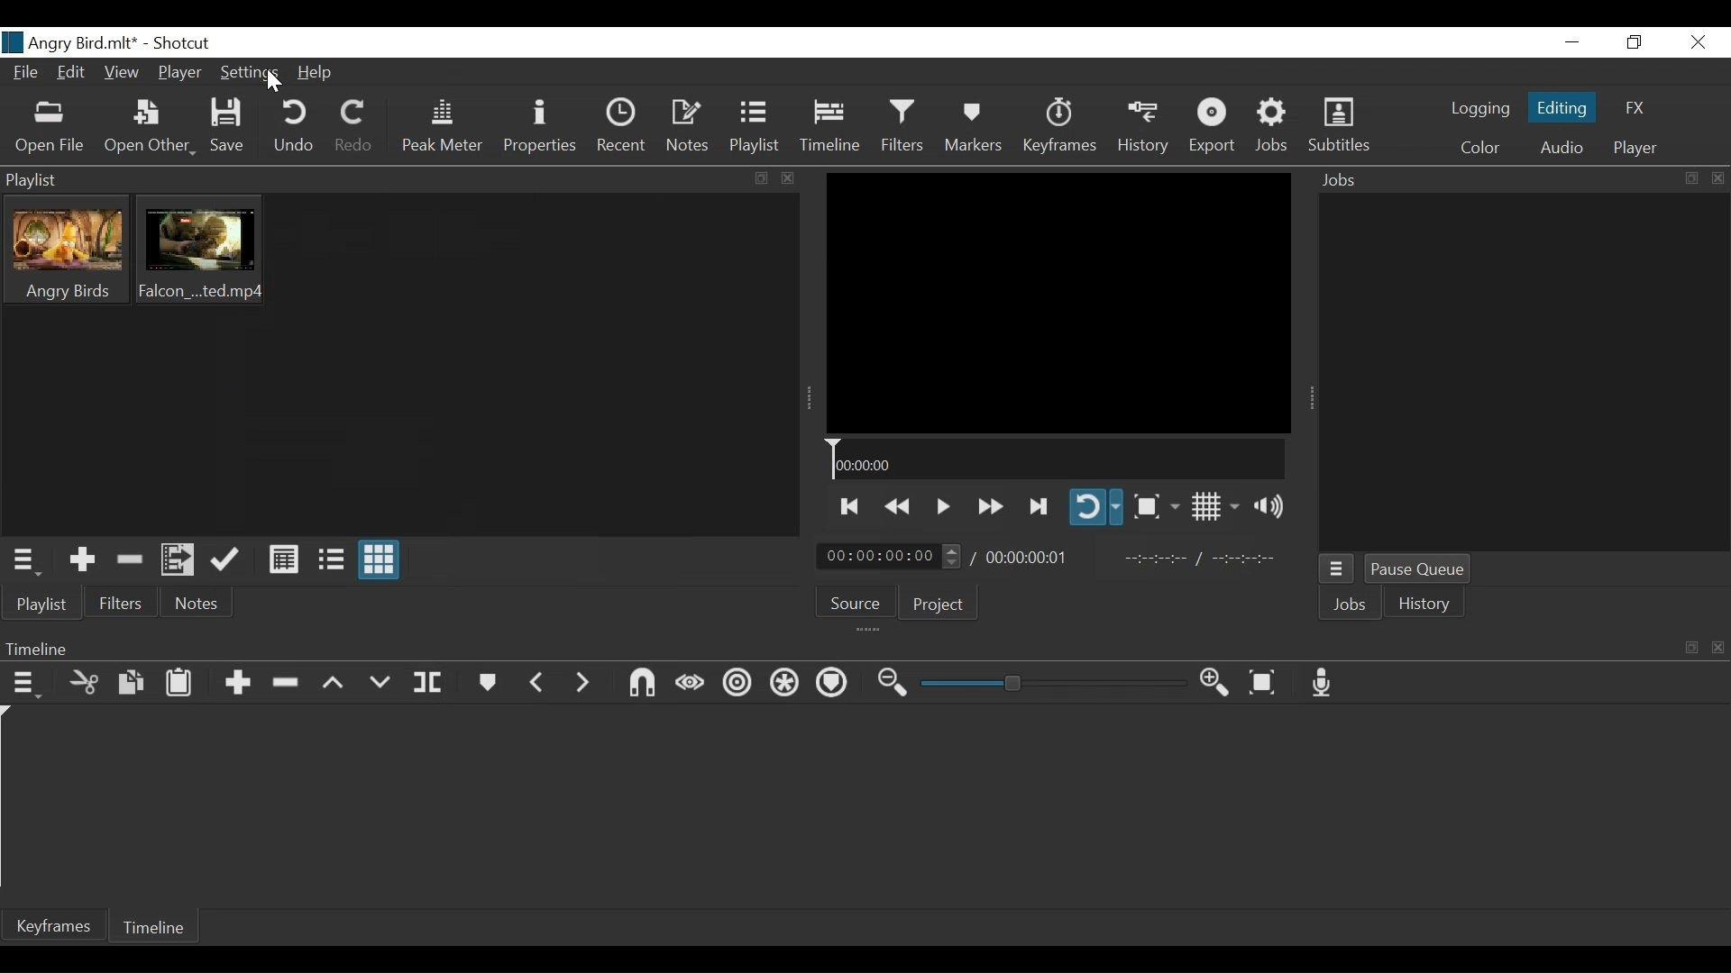 The height and width of the screenshot is (973, 1731). What do you see at coordinates (537, 687) in the screenshot?
I see `Previous marker` at bounding box center [537, 687].